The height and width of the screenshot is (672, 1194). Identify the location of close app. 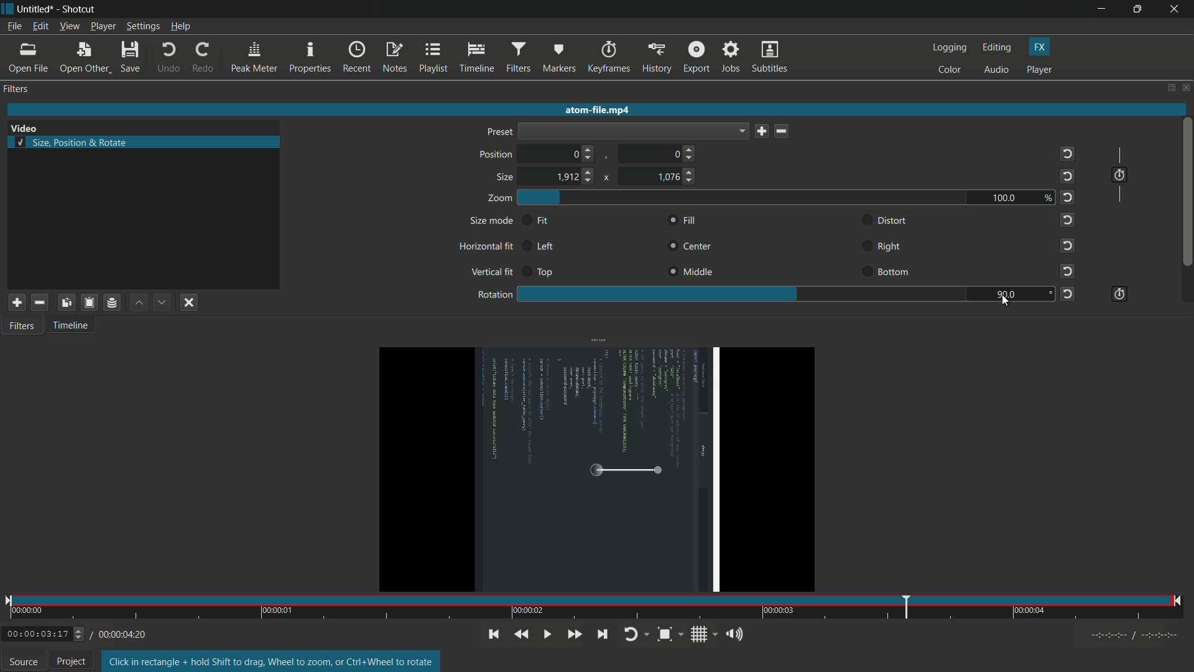
(1178, 9).